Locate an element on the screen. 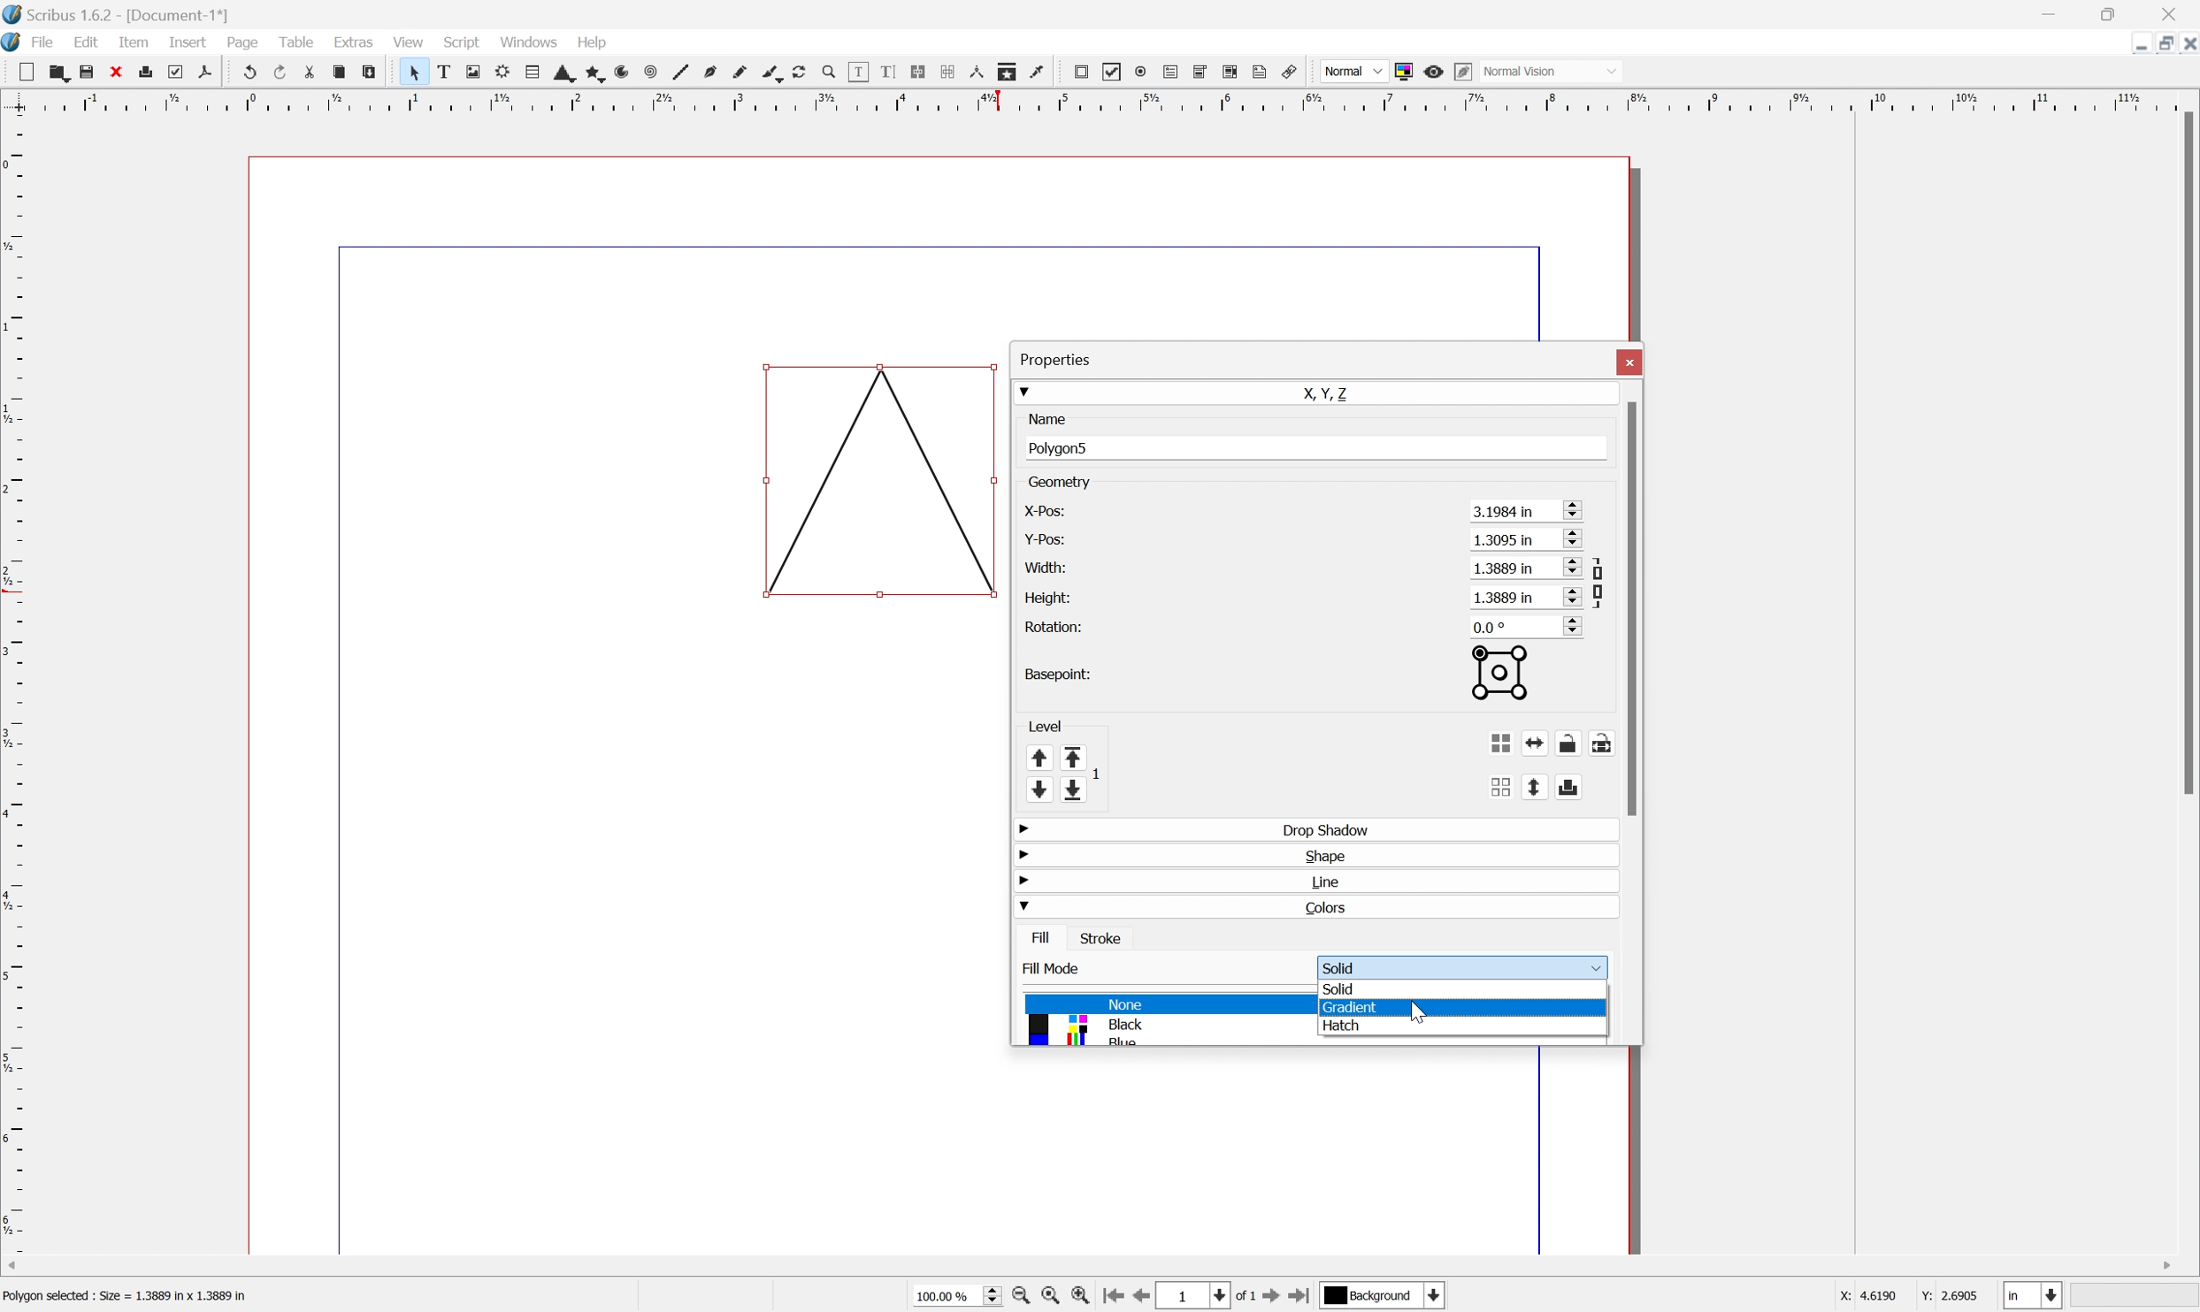 The height and width of the screenshot is (1312, 2200). Cursor is located at coordinates (1421, 1010).